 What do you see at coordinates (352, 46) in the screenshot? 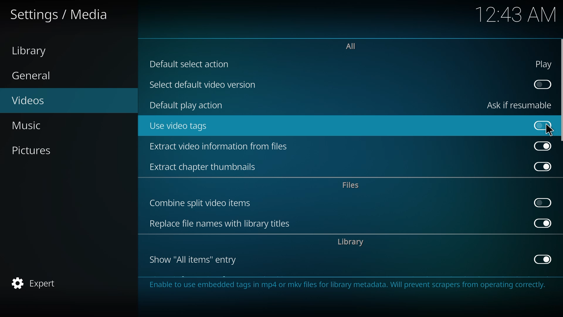
I see `all` at bounding box center [352, 46].